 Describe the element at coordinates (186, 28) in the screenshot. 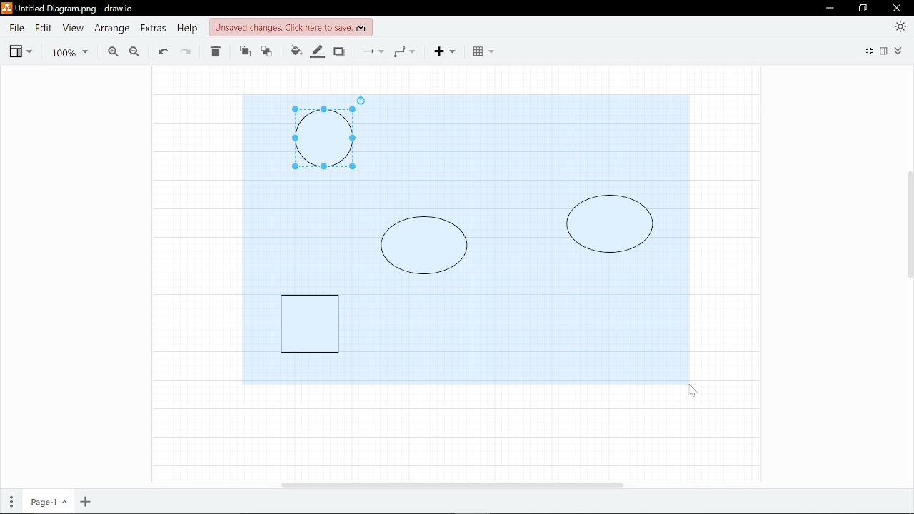

I see `Help` at that location.